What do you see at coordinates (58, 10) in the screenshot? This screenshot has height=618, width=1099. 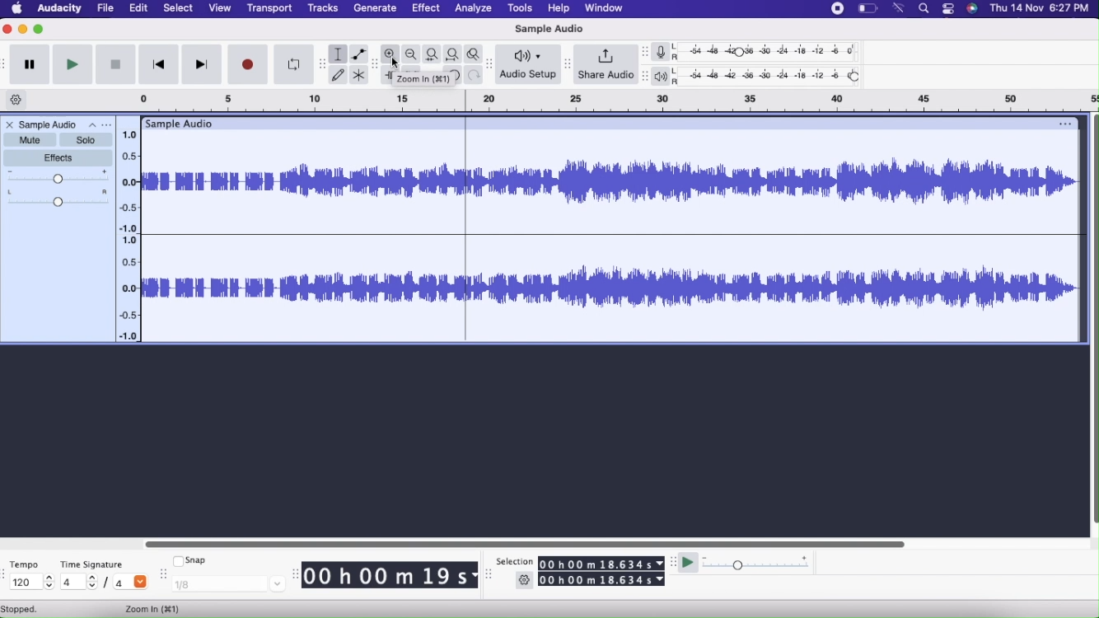 I see `Audacity` at bounding box center [58, 10].